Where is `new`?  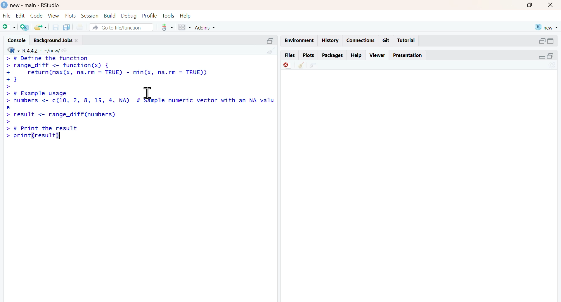
new is located at coordinates (547, 27).